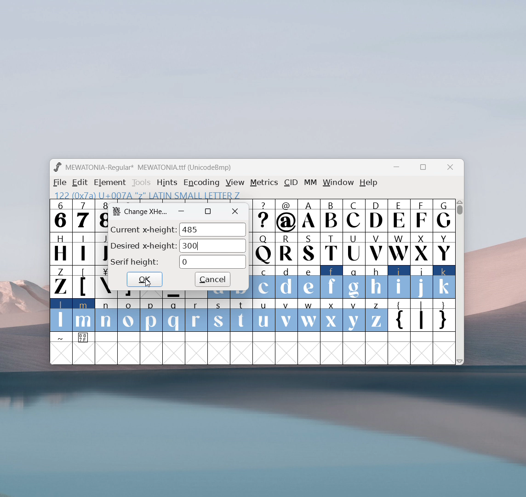  What do you see at coordinates (354, 248) in the screenshot?
I see `U` at bounding box center [354, 248].